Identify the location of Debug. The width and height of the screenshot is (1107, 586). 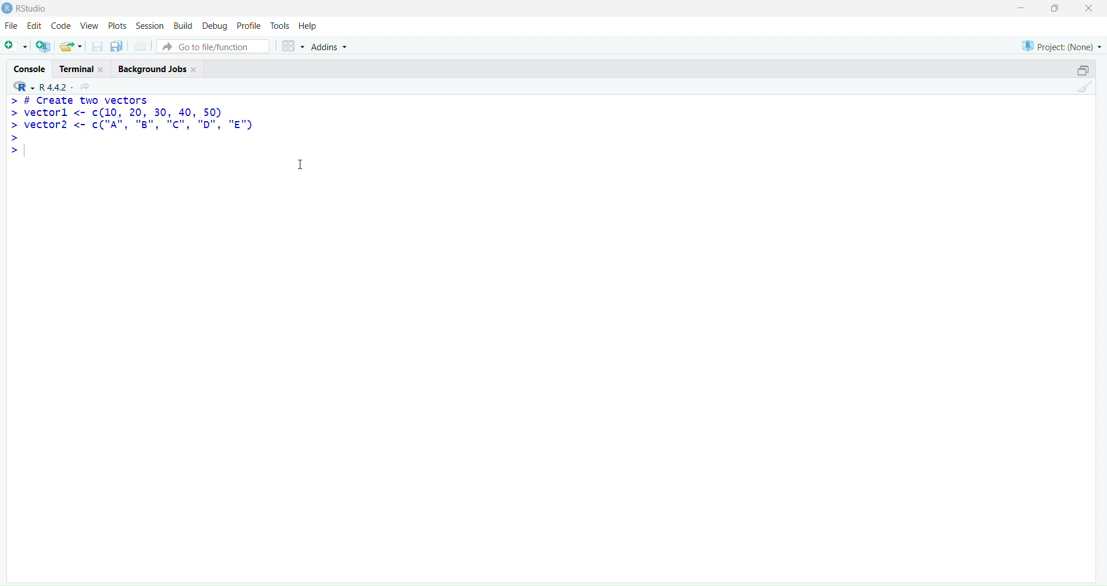
(216, 25).